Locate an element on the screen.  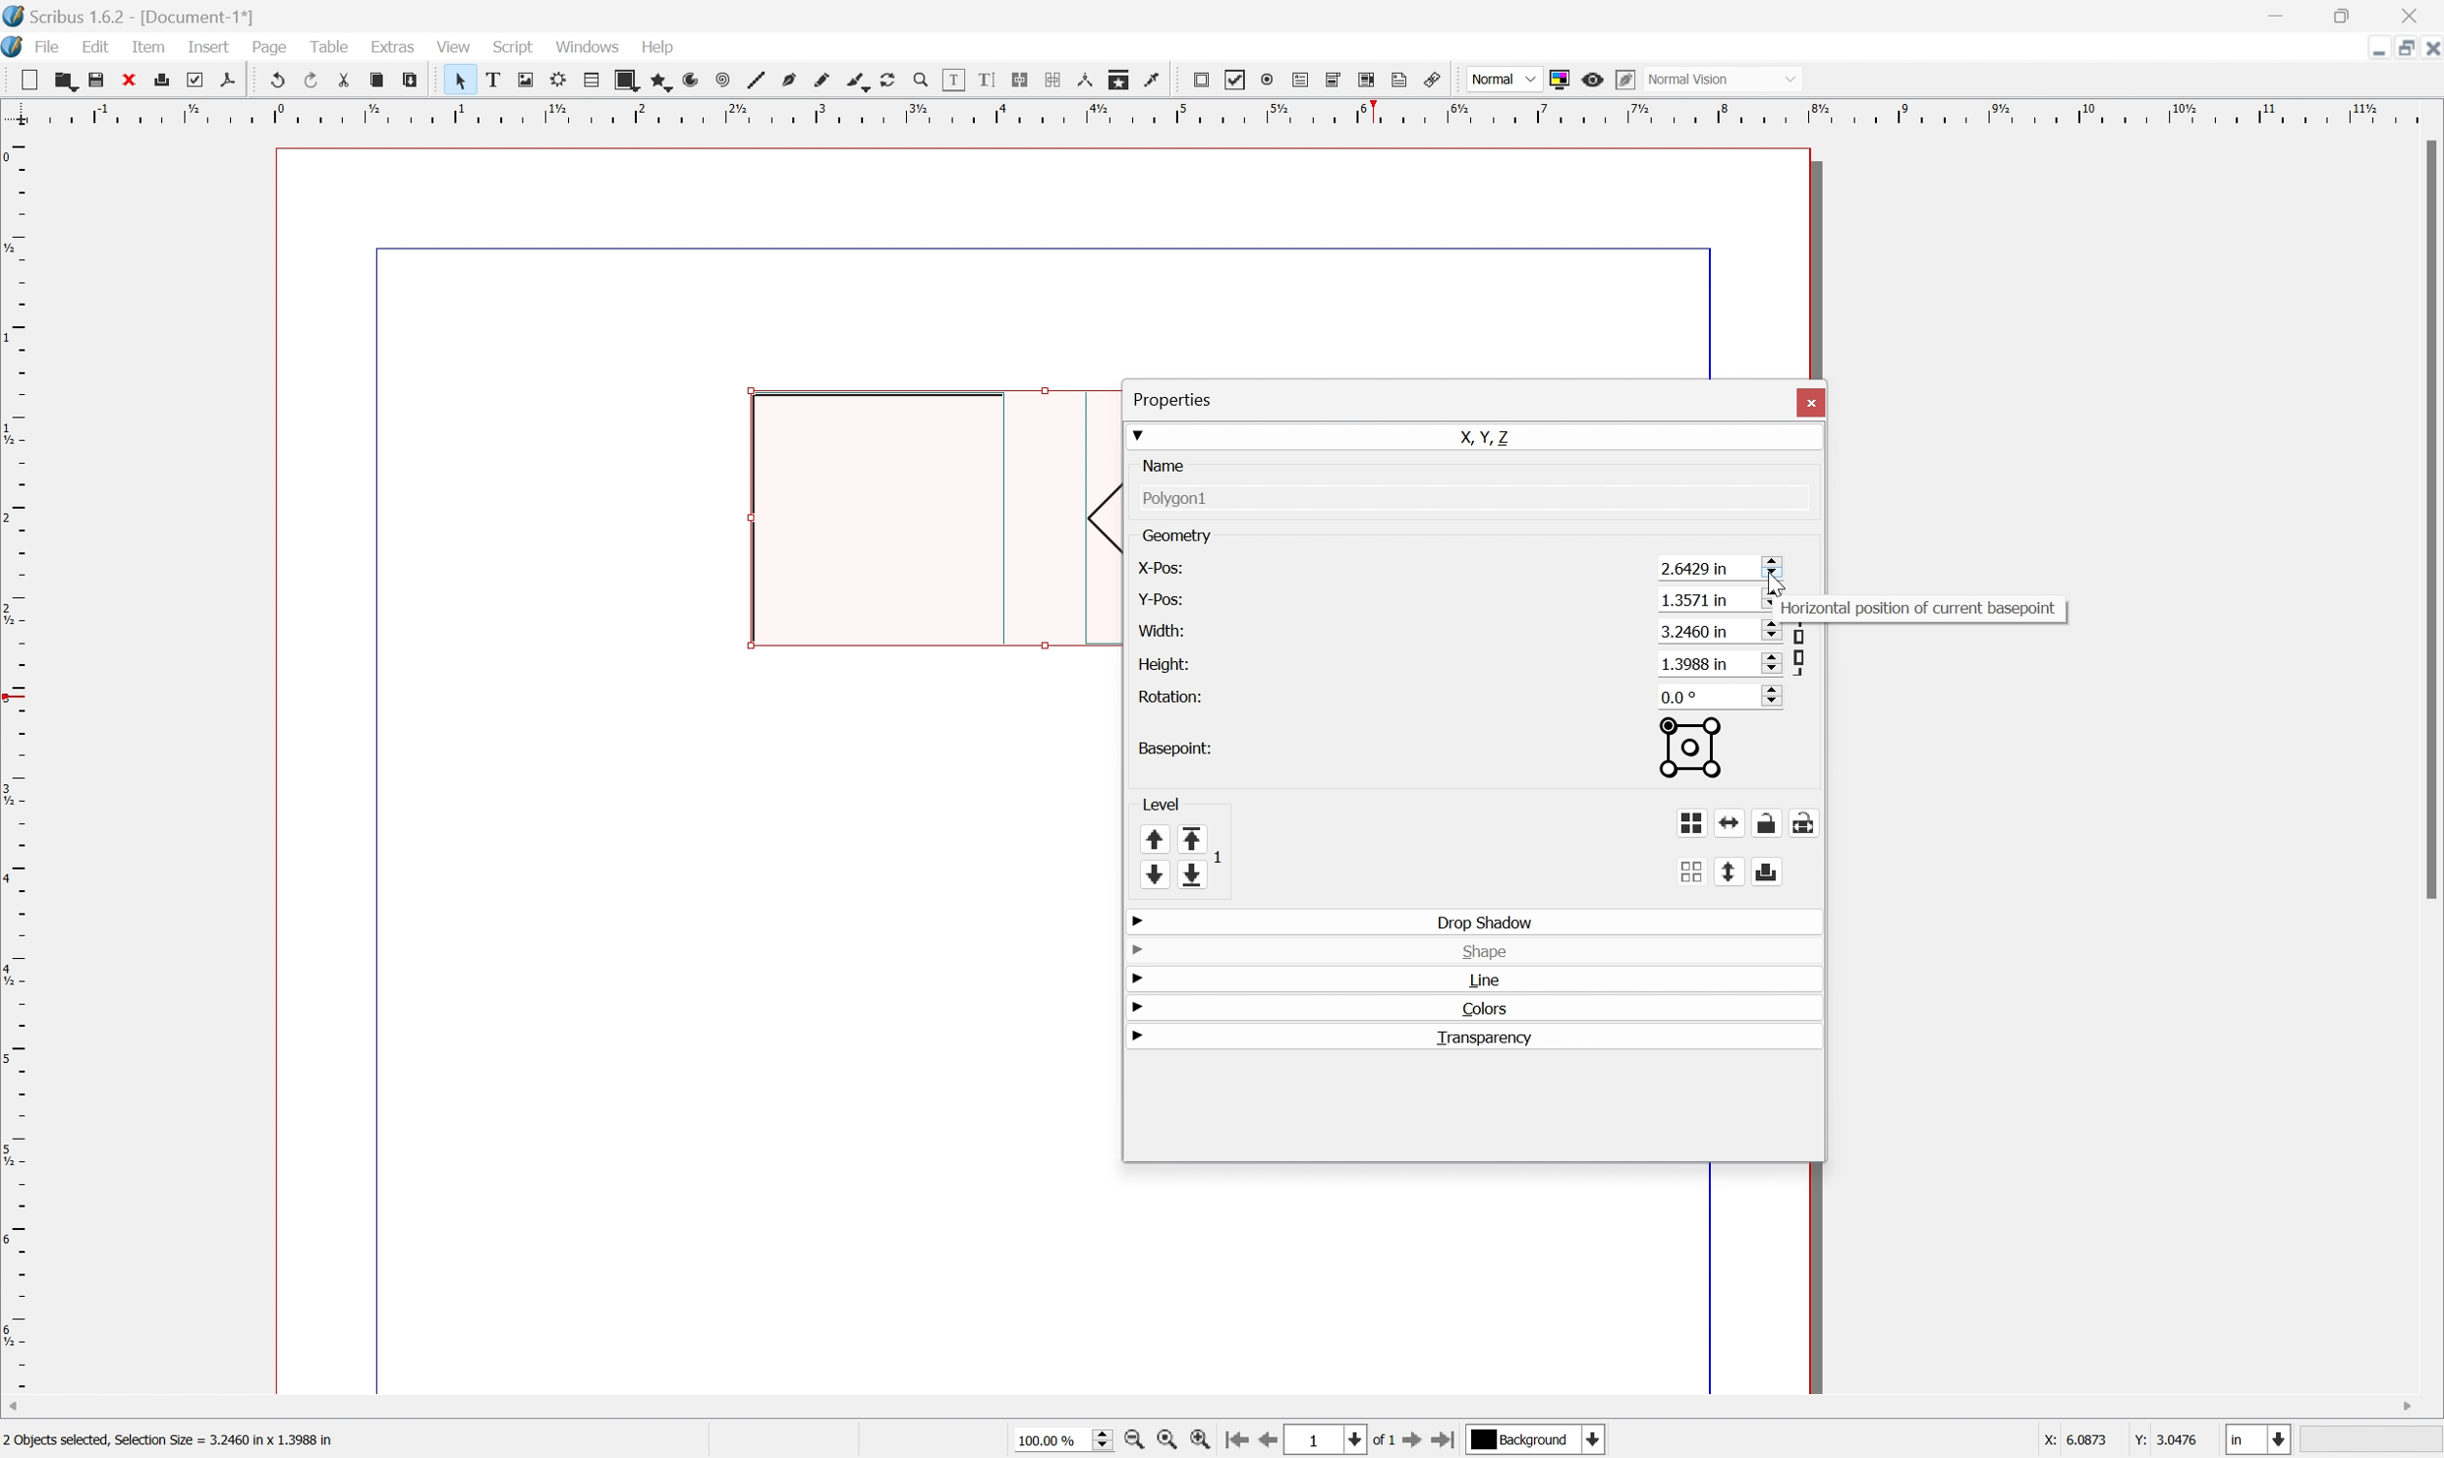
flip vertically is located at coordinates (1734, 871).